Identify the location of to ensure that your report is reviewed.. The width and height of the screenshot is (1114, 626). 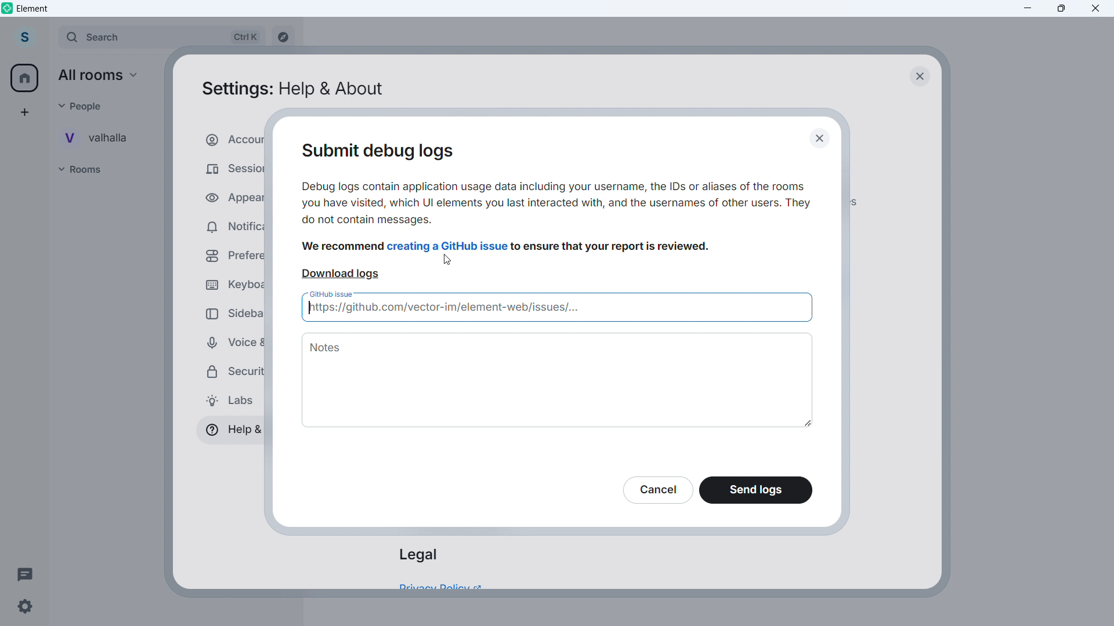
(612, 248).